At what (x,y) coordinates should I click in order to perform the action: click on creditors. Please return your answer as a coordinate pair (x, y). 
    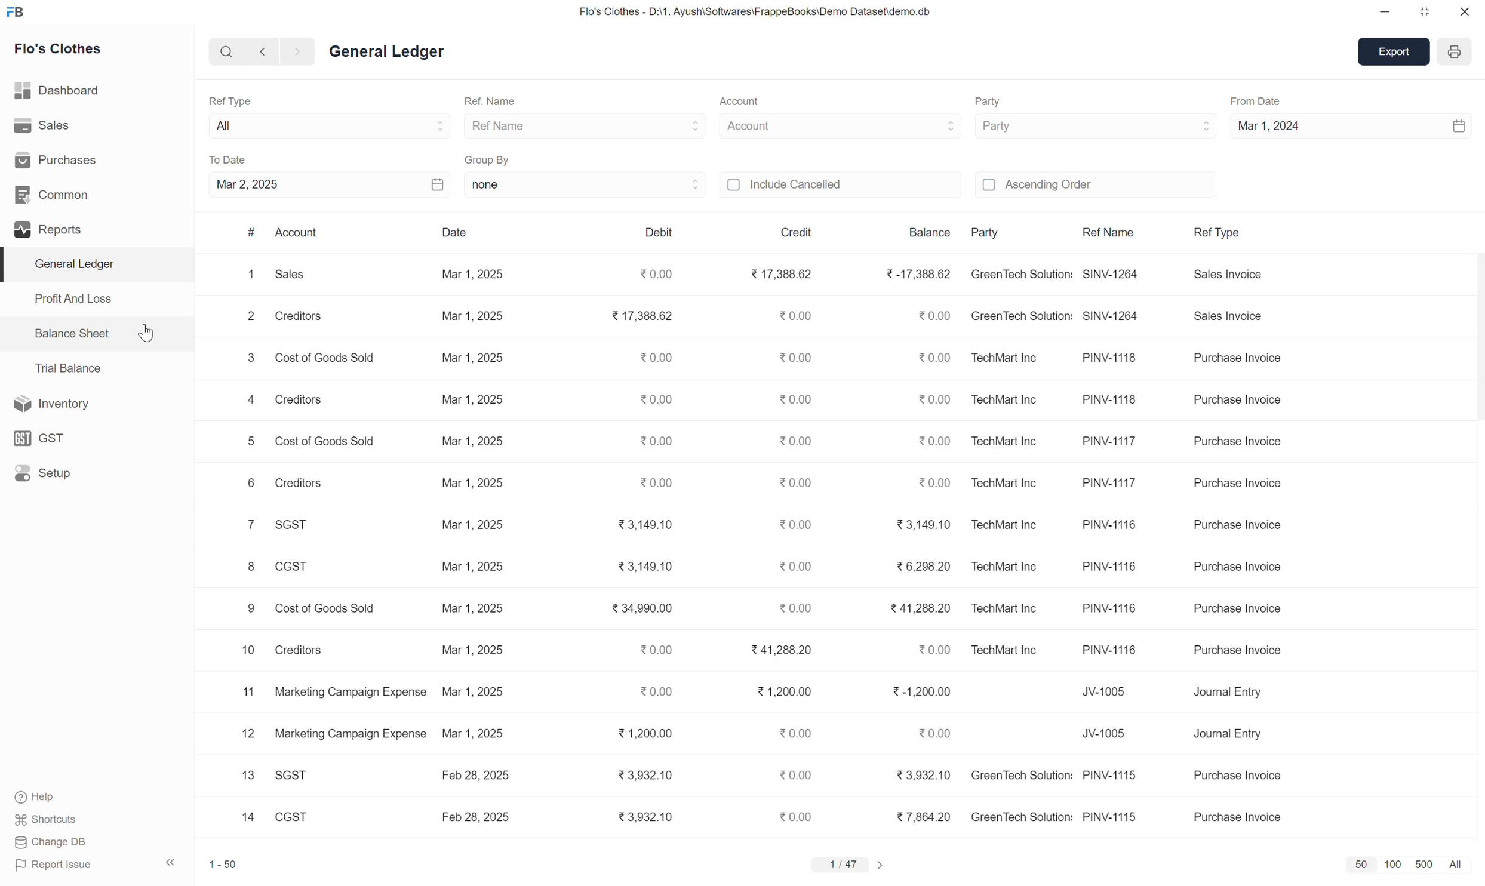
    Looking at the image, I should click on (306, 650).